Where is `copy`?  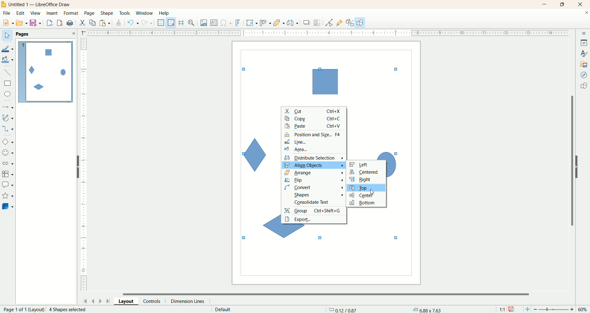
copy is located at coordinates (93, 23).